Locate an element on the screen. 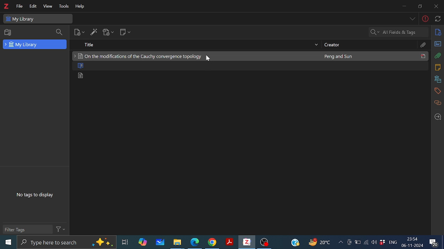  New items is located at coordinates (80, 33).